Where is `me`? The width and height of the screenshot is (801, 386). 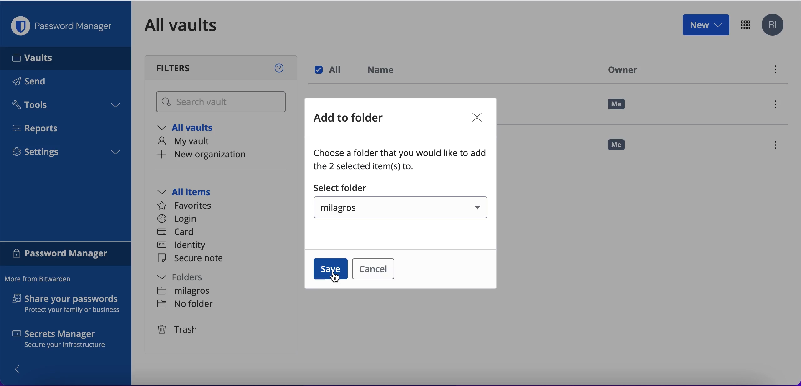 me is located at coordinates (621, 148).